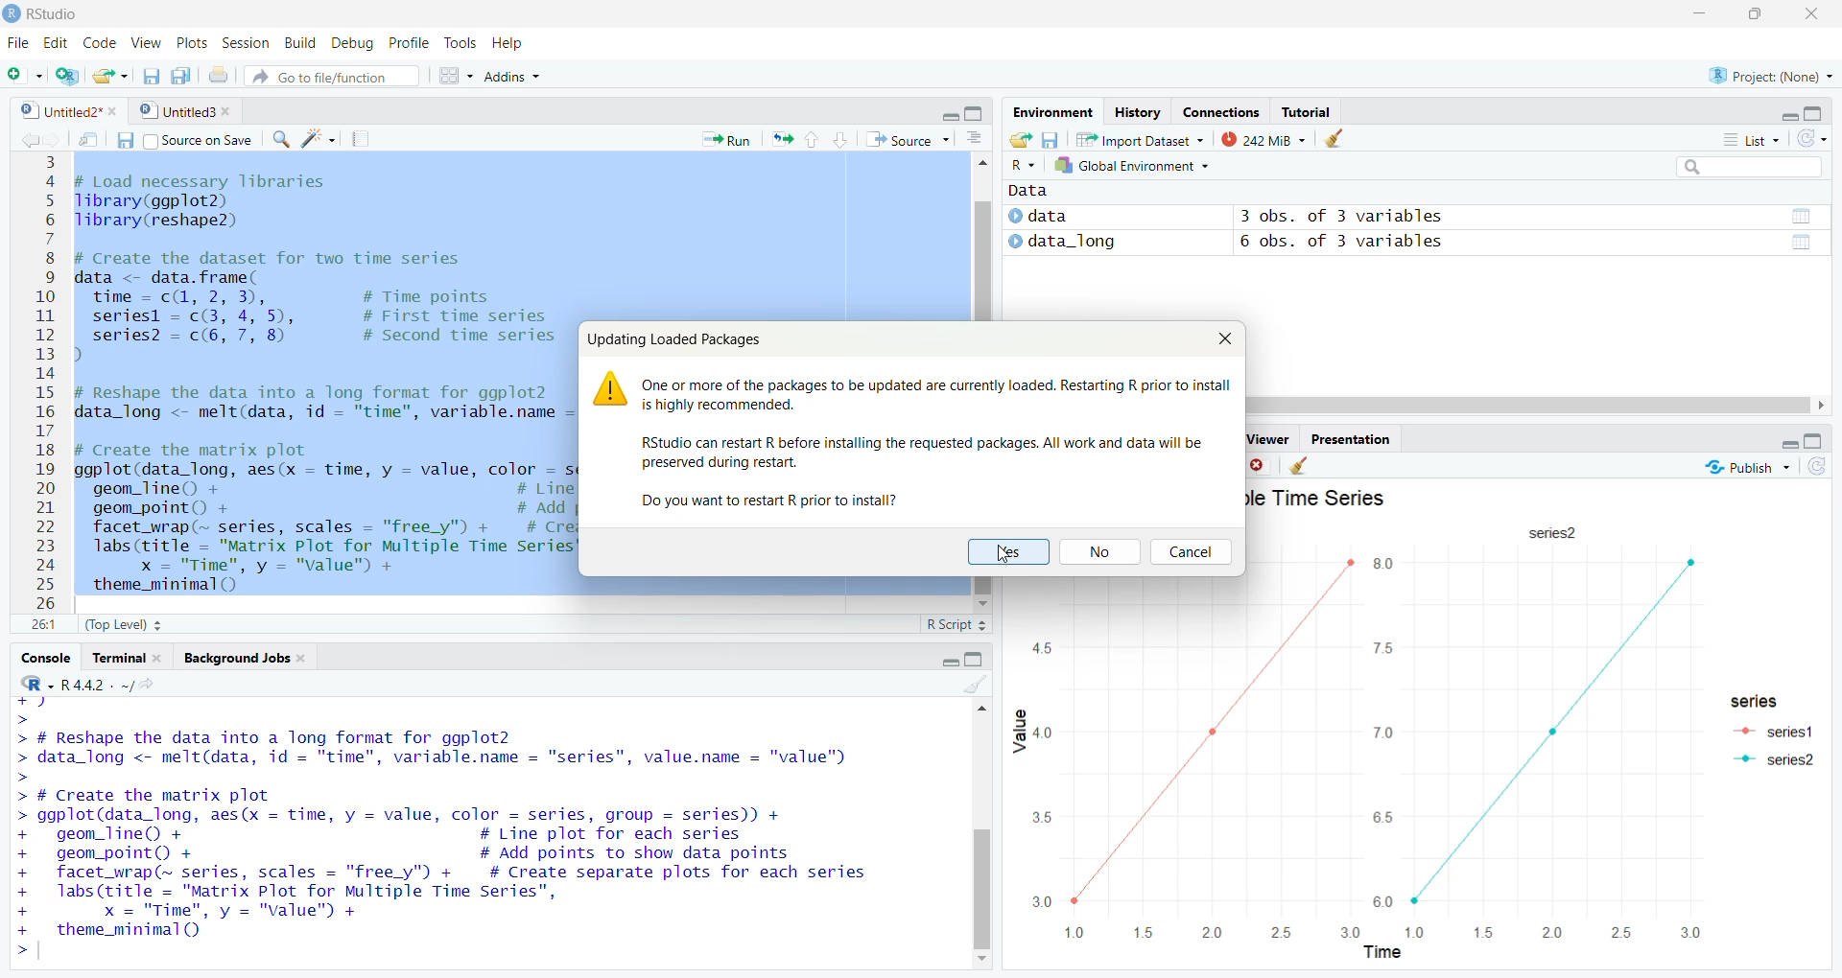  What do you see at coordinates (1140, 165) in the screenshot?
I see `Global Environment ` at bounding box center [1140, 165].